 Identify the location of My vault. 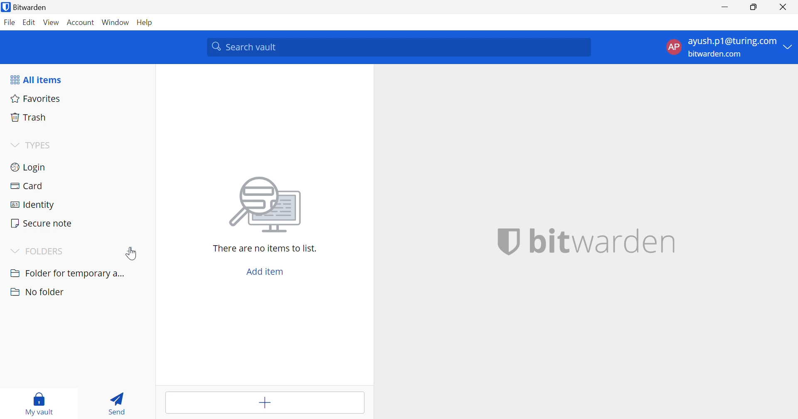
(37, 404).